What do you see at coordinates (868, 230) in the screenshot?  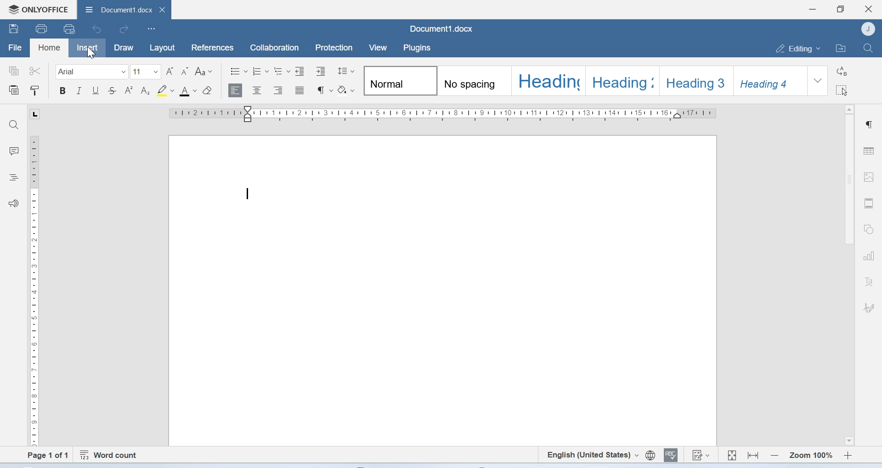 I see `Shapes` at bounding box center [868, 230].